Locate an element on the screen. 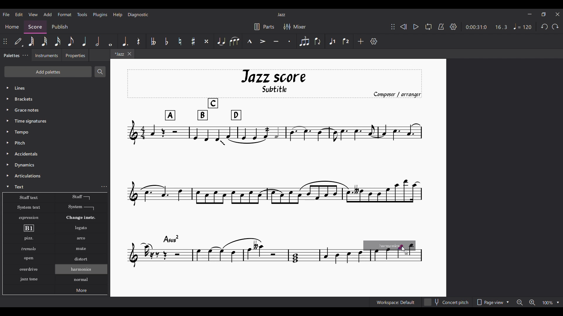 Image resolution: width=563 pixels, height=316 pixels. Current workspace setting is located at coordinates (396, 302).